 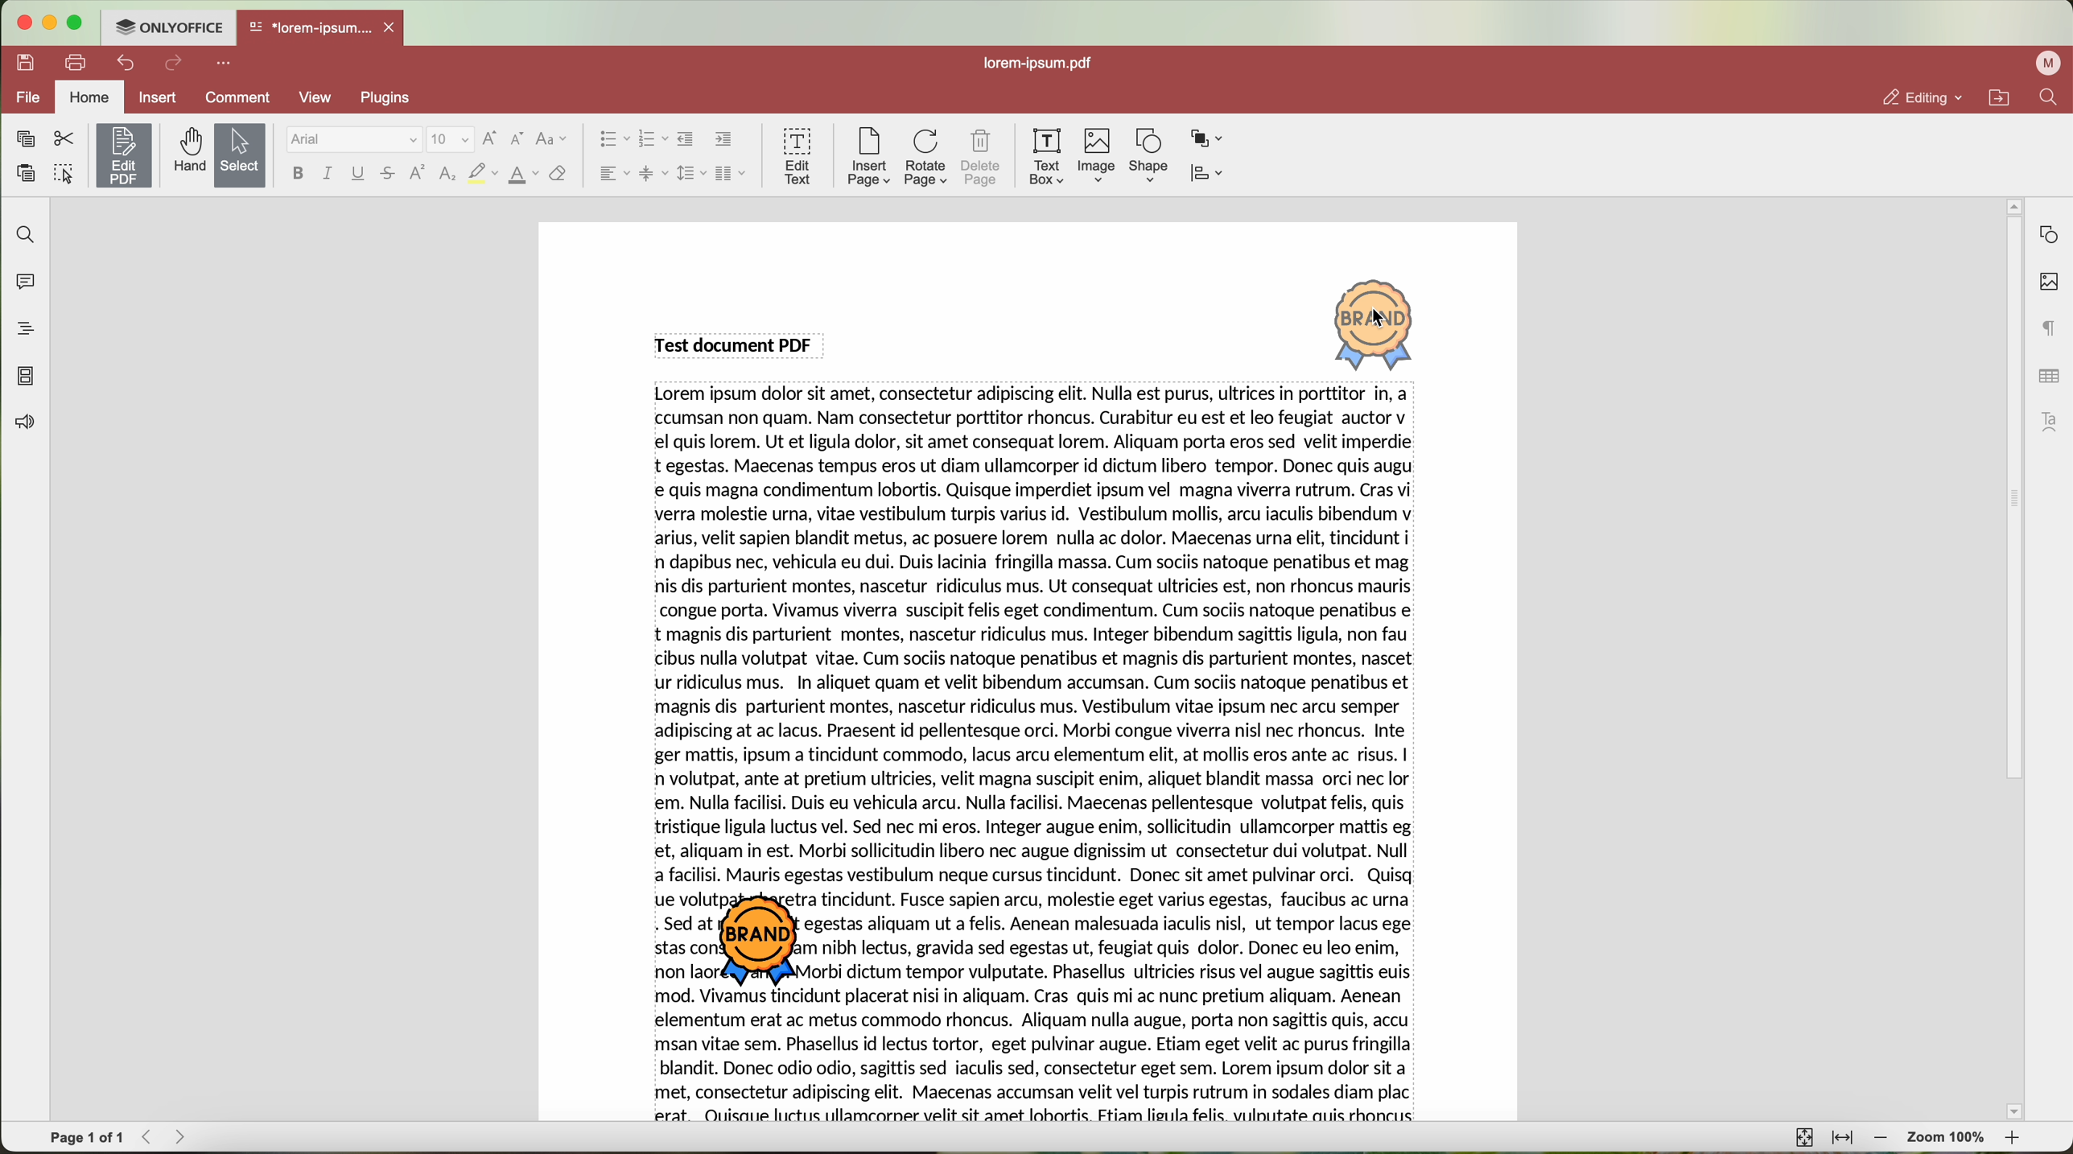 What do you see at coordinates (418, 172) in the screenshot?
I see `superscript` at bounding box center [418, 172].